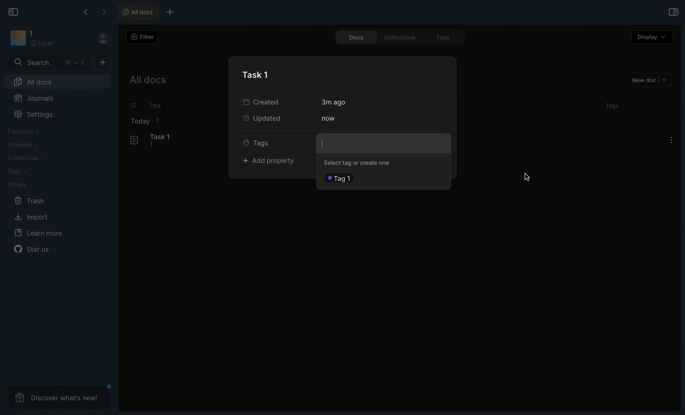 This screenshot has height=415, width=685. I want to click on Others, so click(20, 185).